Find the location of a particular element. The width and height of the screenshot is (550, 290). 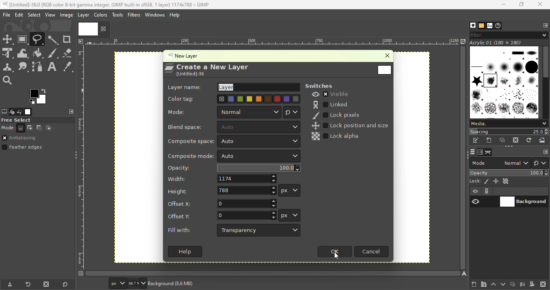

Wrap transform is located at coordinates (23, 53).